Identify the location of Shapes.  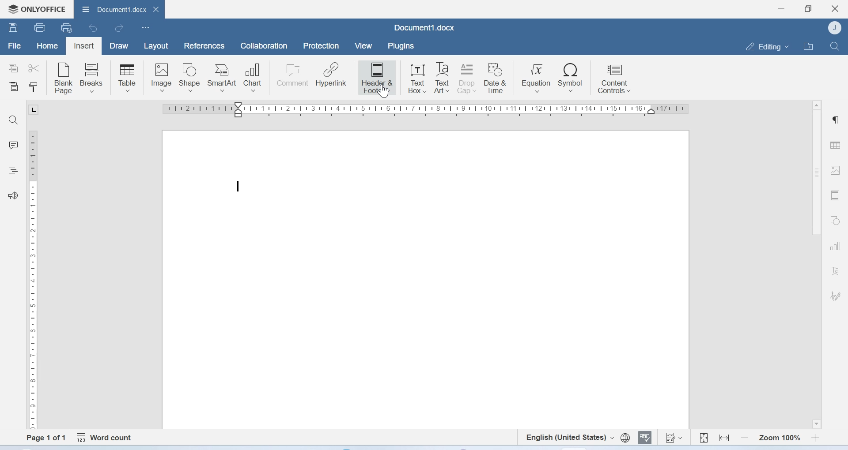
(834, 221).